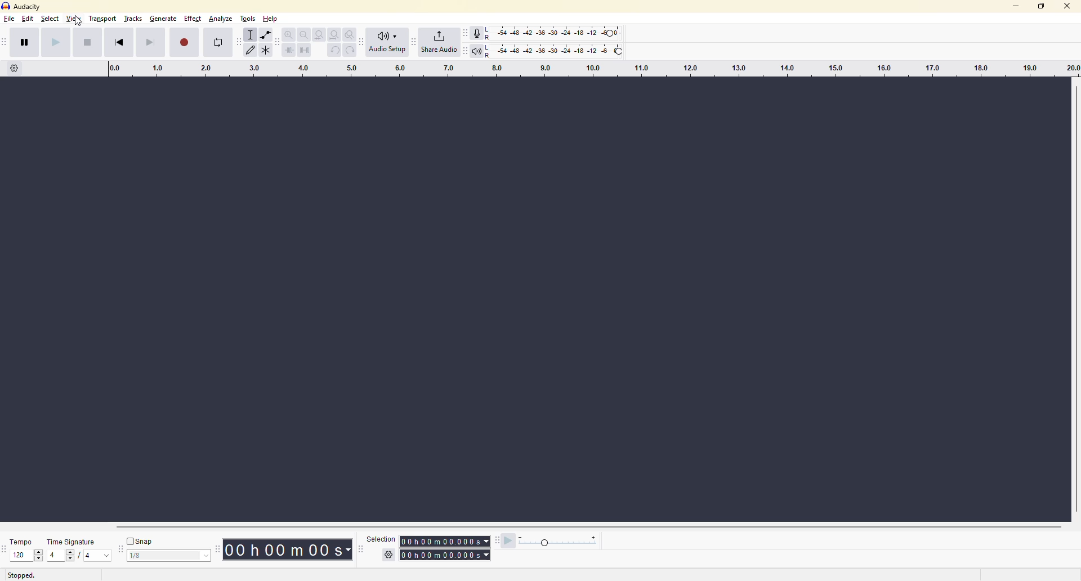 This screenshot has height=581, width=1081. What do you see at coordinates (390, 42) in the screenshot?
I see `audio setup` at bounding box center [390, 42].